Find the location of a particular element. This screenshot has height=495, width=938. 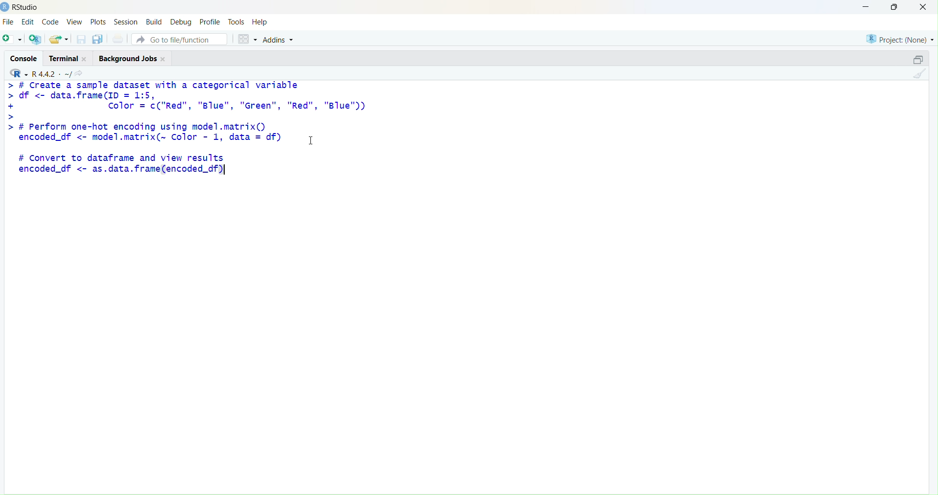

terminal is located at coordinates (63, 59).